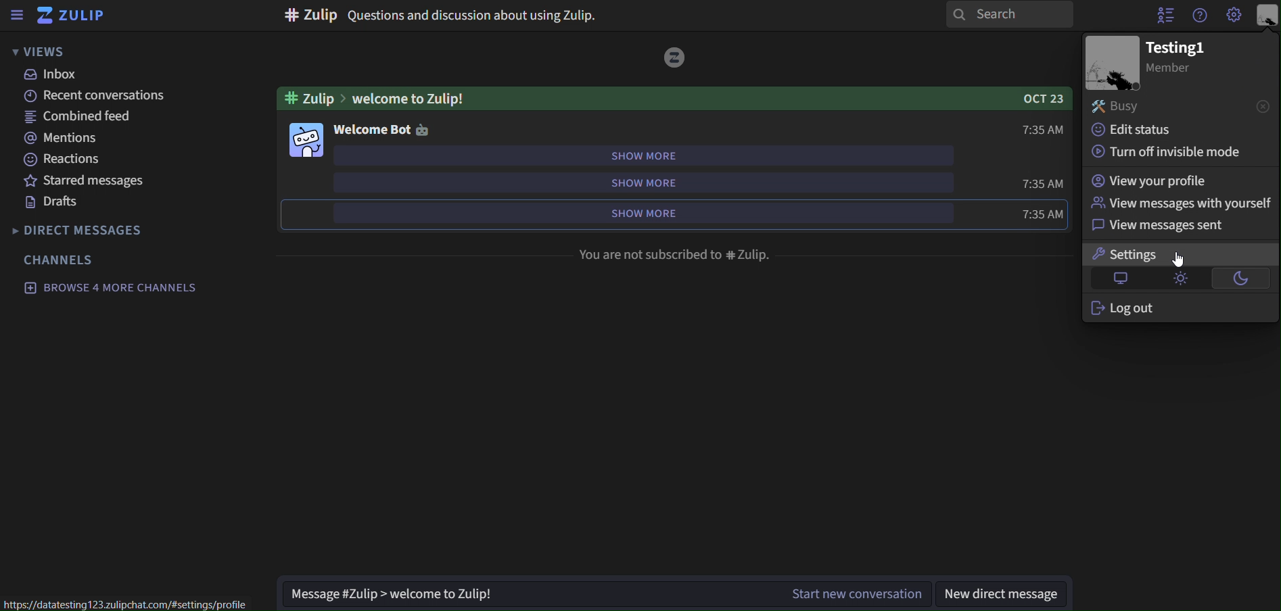 Image resolution: width=1281 pixels, height=611 pixels. Describe the element at coordinates (1003, 16) in the screenshot. I see `search` at that location.